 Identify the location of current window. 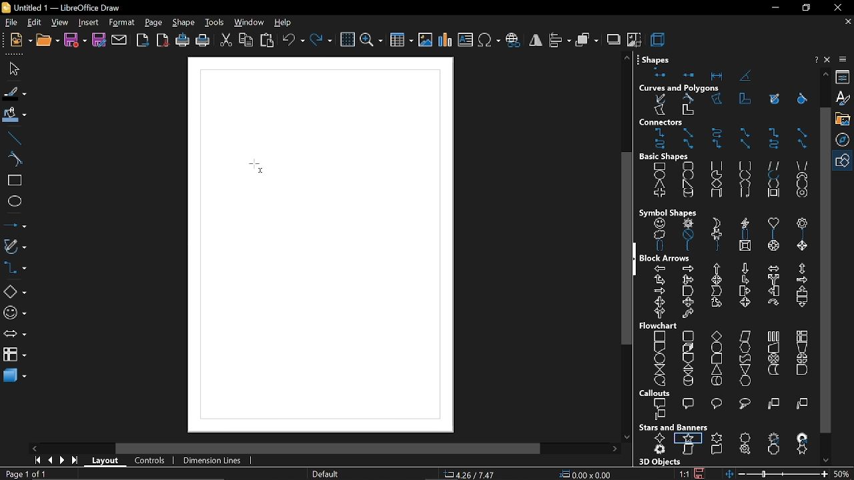
(60, 7).